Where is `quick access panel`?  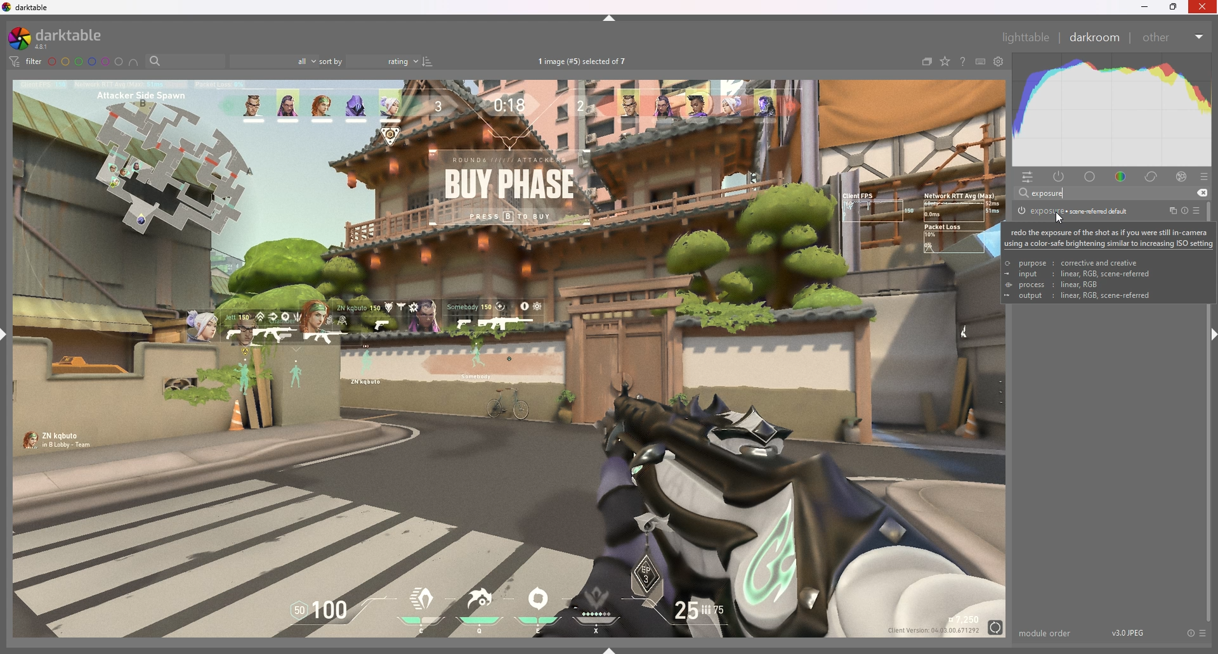 quick access panel is located at coordinates (1030, 177).